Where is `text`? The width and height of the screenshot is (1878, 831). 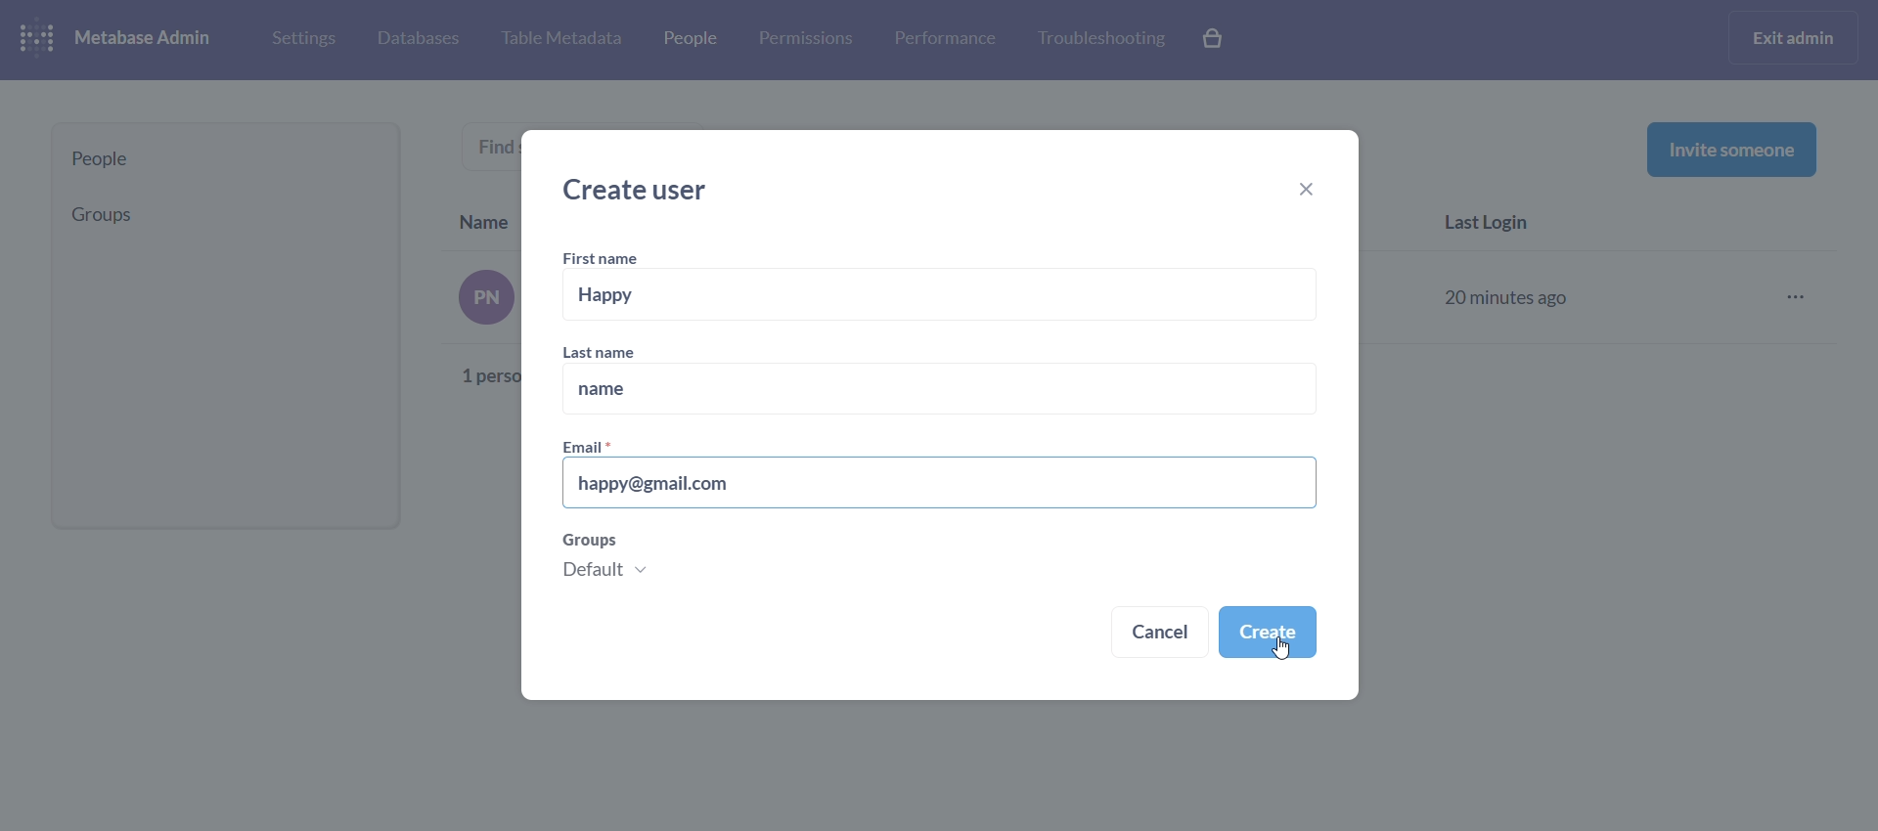
text is located at coordinates (484, 142).